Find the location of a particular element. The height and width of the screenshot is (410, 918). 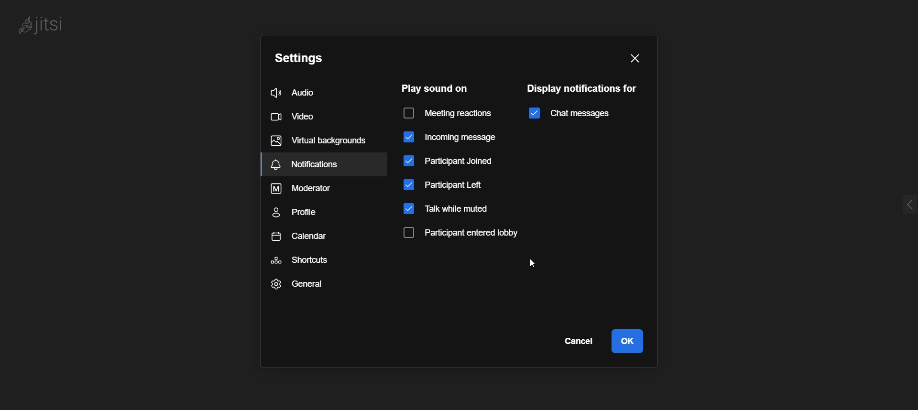

incoming action is located at coordinates (450, 138).